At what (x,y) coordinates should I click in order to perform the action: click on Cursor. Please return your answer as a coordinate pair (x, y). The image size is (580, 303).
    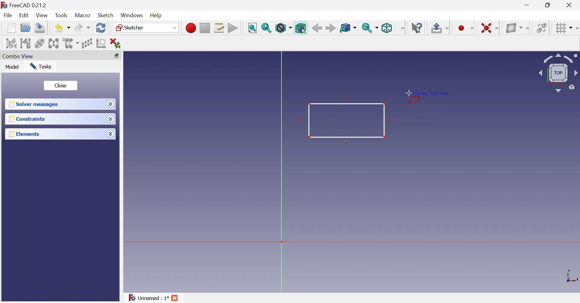
    Looking at the image, I should click on (409, 92).